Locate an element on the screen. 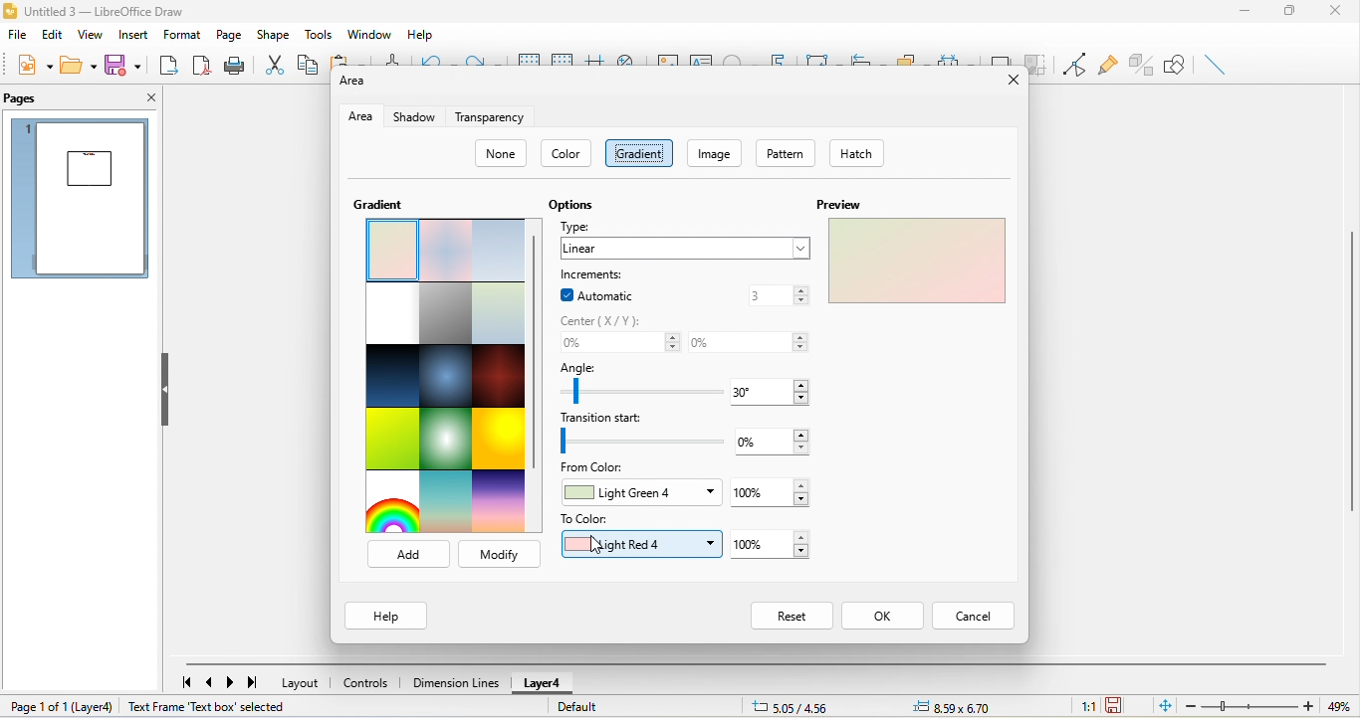 Image resolution: width=1360 pixels, height=718 pixels. transition-0% is located at coordinates (780, 440).